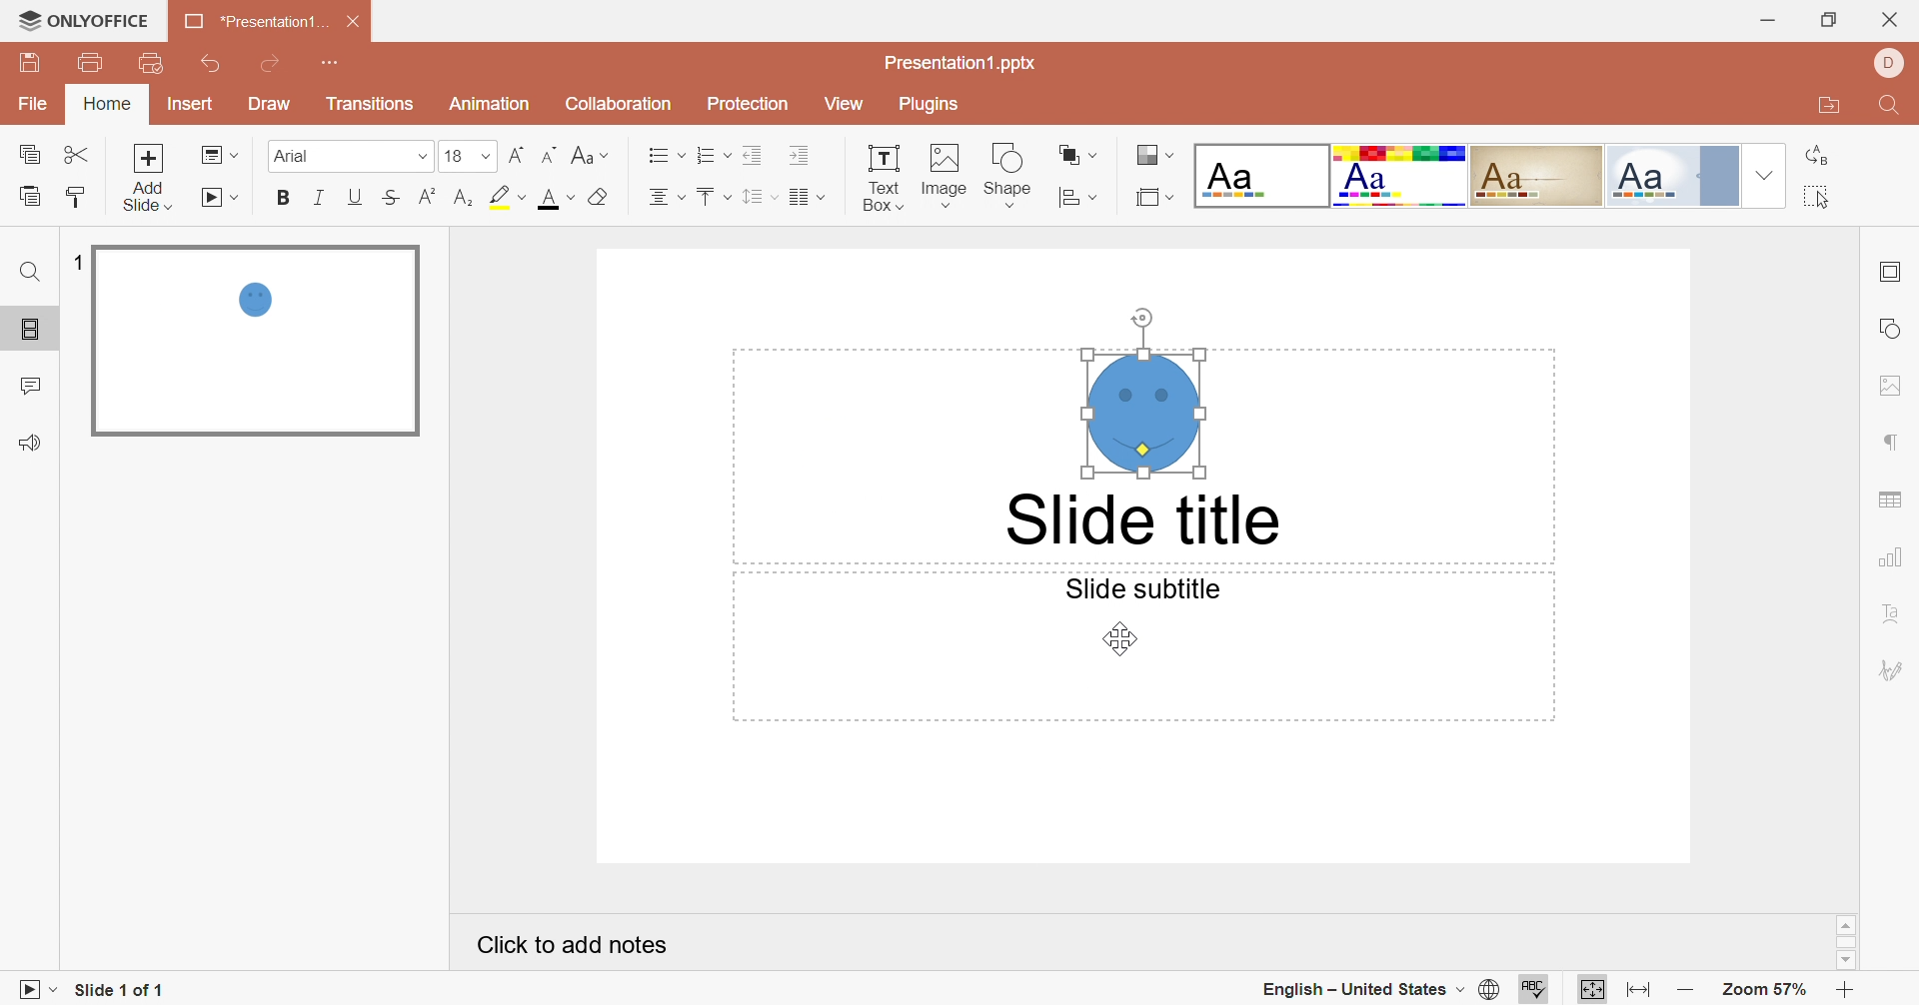 Image resolution: width=1919 pixels, height=1005 pixels. What do you see at coordinates (1119, 636) in the screenshot?
I see `Cursor` at bounding box center [1119, 636].